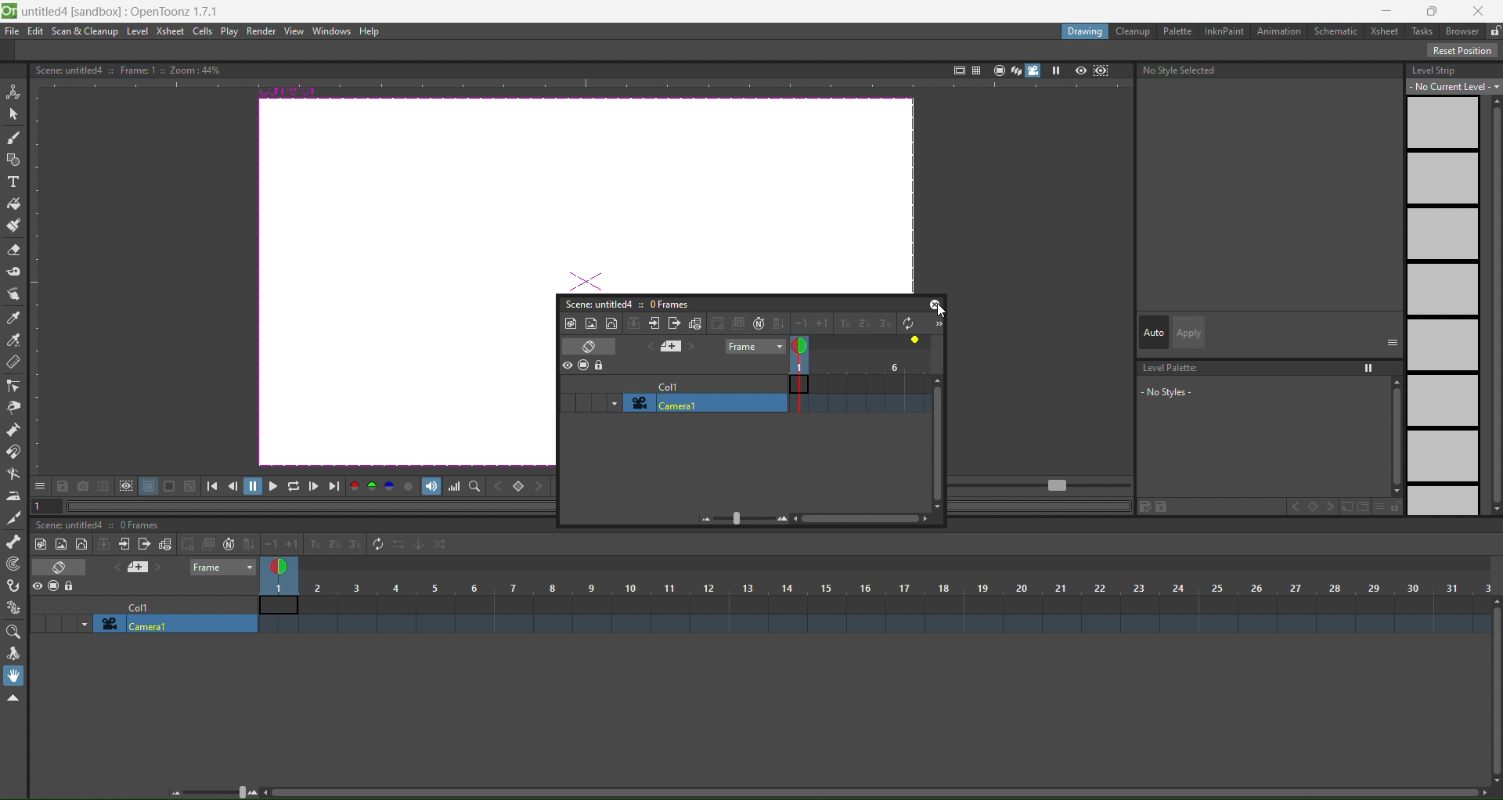 The width and height of the screenshot is (1503, 800). What do you see at coordinates (9, 9) in the screenshot?
I see `logo` at bounding box center [9, 9].